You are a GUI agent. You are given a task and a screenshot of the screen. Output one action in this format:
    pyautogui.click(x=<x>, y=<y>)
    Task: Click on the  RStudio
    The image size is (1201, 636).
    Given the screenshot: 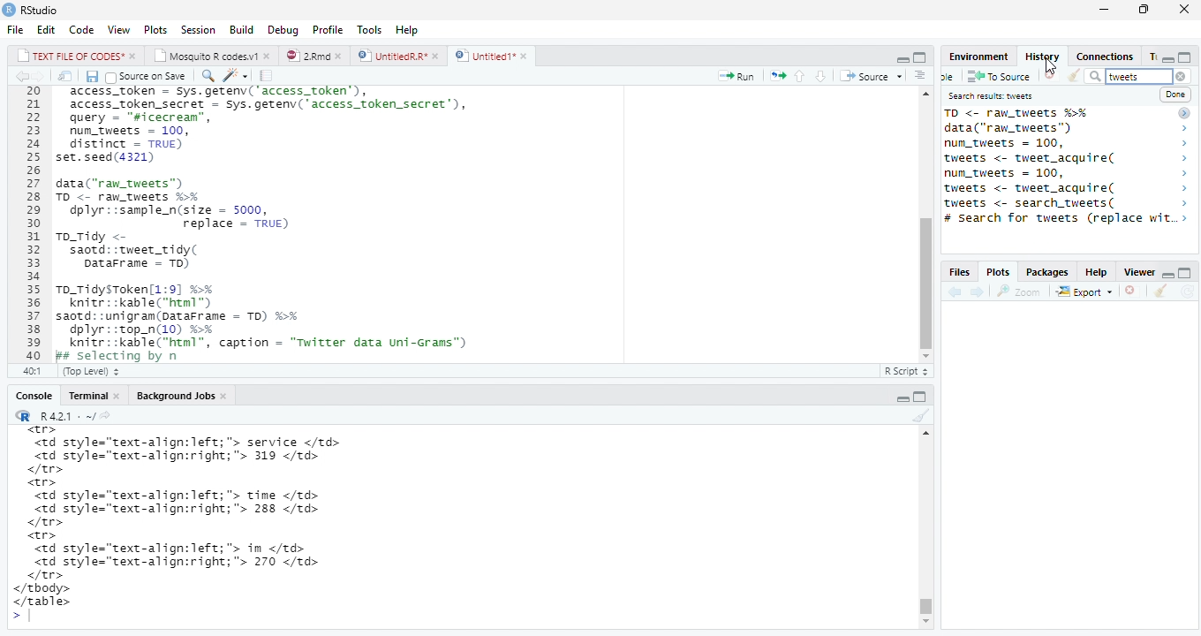 What is the action you would take?
    pyautogui.click(x=49, y=10)
    